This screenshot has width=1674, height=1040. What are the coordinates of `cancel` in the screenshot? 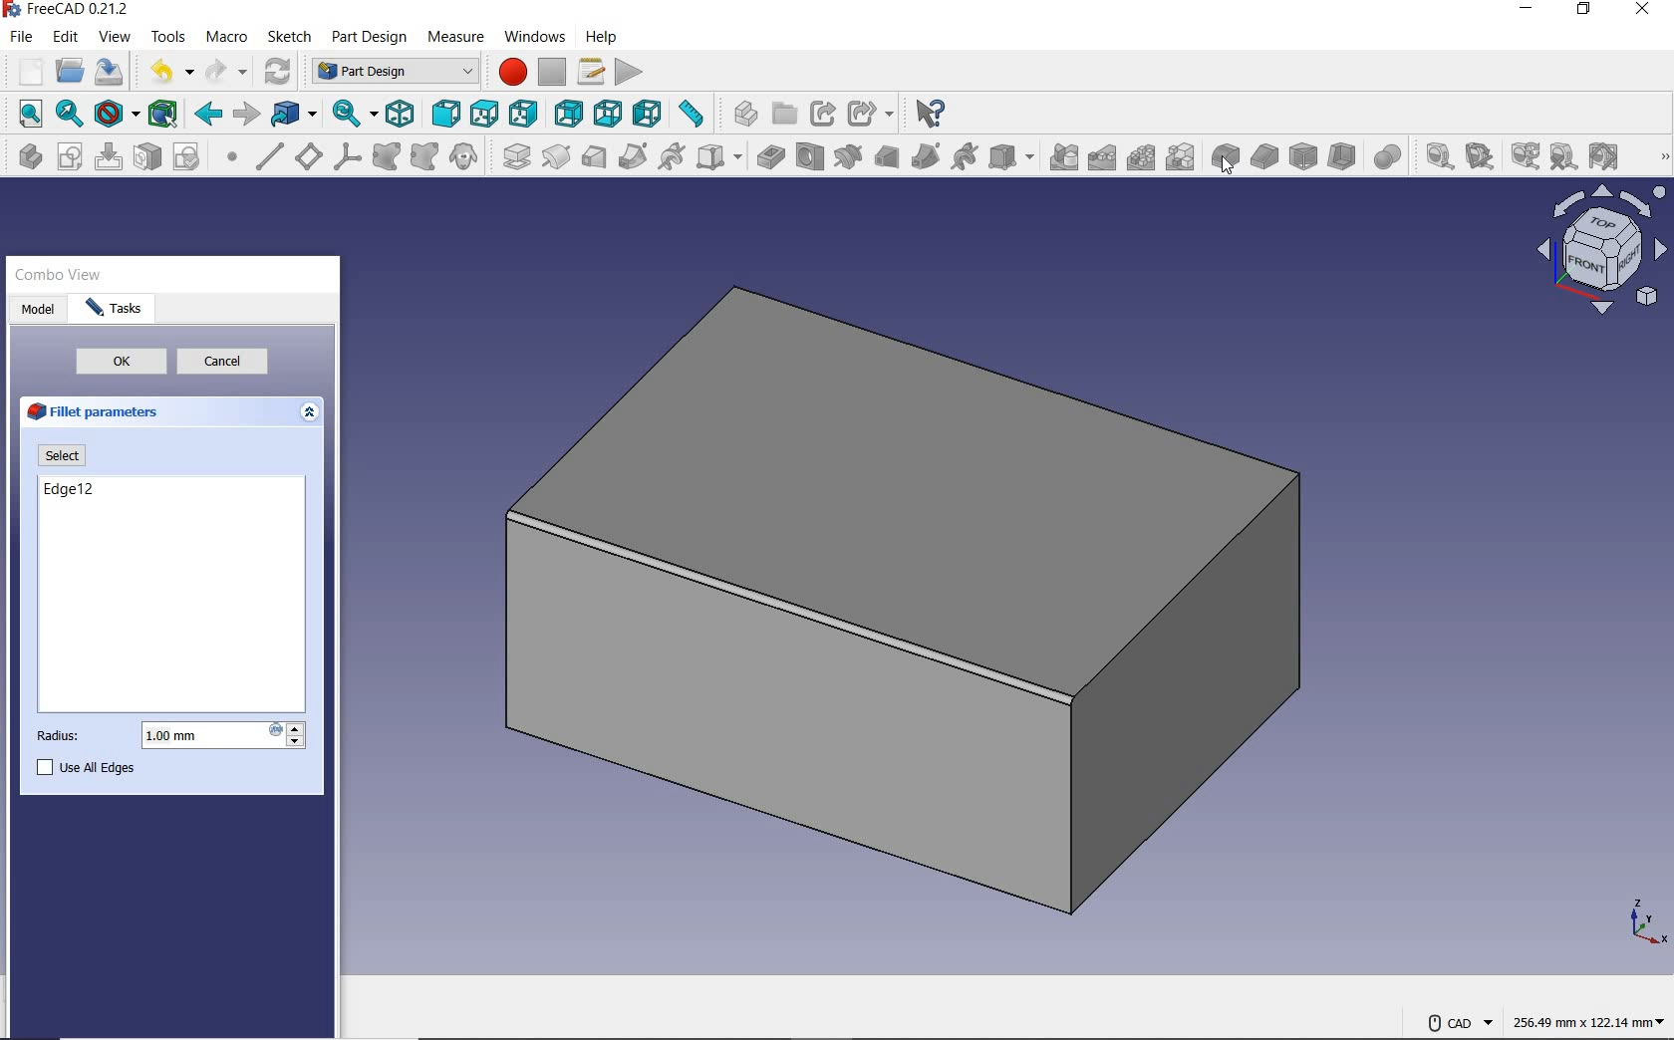 It's located at (225, 364).